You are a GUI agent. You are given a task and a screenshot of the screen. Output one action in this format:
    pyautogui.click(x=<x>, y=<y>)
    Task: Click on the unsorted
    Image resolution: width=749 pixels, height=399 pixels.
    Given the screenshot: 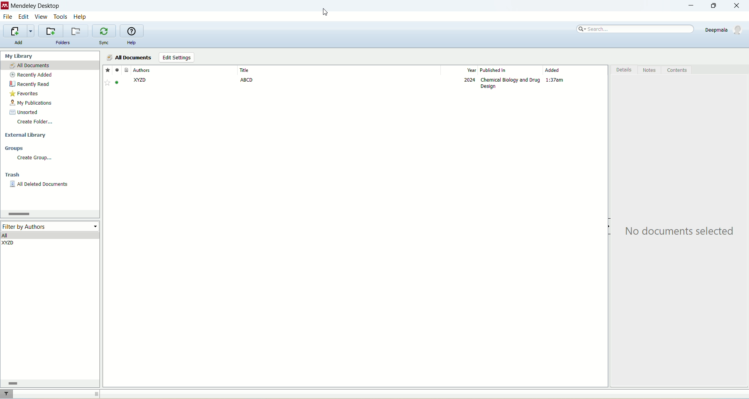 What is the action you would take?
    pyautogui.click(x=23, y=113)
    